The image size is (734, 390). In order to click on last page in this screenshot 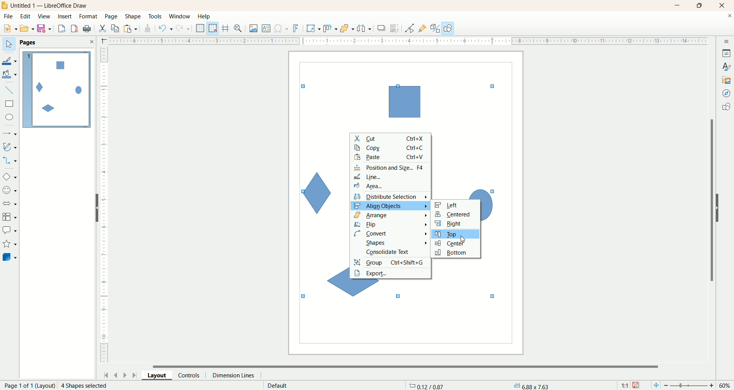, I will do `click(136, 374)`.